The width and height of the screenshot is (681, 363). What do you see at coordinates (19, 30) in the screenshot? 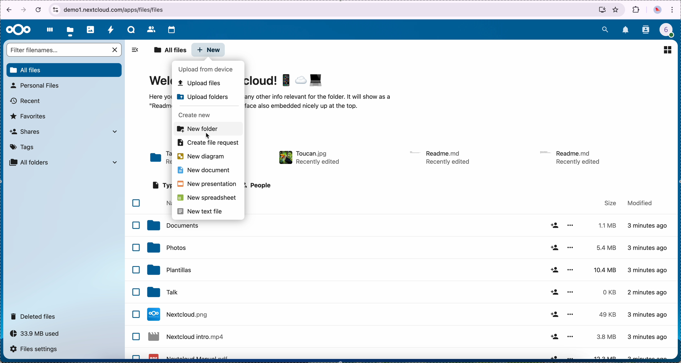
I see `Nextcloud logo` at bounding box center [19, 30].